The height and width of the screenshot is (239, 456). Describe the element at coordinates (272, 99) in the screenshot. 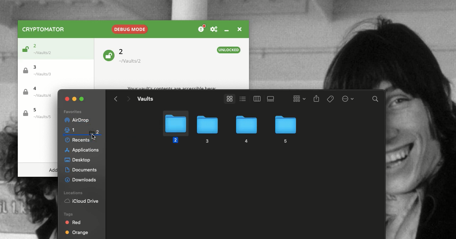

I see `View 3` at that location.